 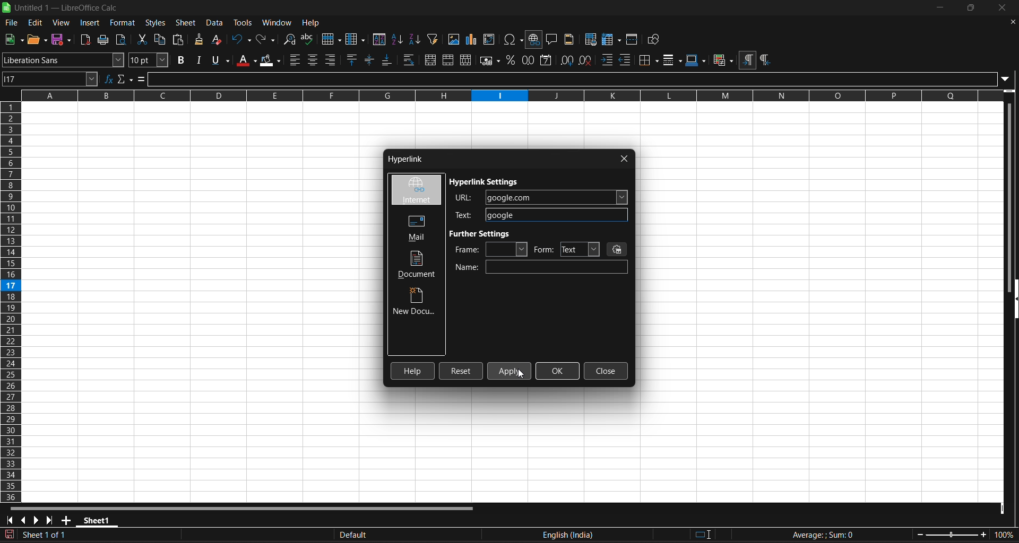 What do you see at coordinates (413, 371) in the screenshot?
I see `help` at bounding box center [413, 371].